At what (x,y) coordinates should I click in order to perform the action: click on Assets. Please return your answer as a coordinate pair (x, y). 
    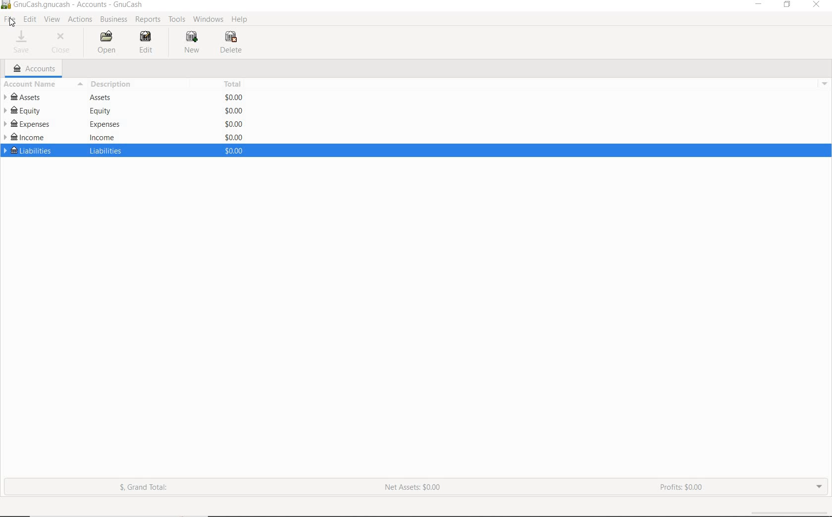
    Looking at the image, I should click on (102, 97).